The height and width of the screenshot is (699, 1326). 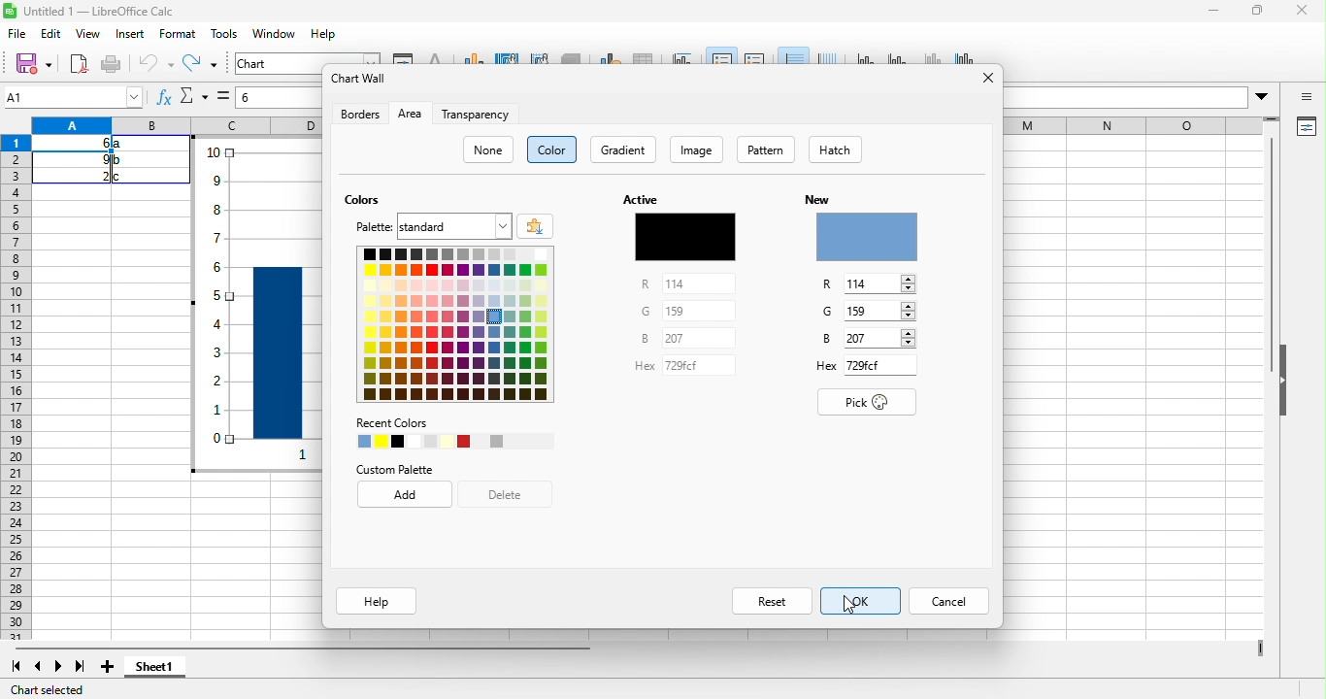 What do you see at coordinates (869, 406) in the screenshot?
I see `pick` at bounding box center [869, 406].